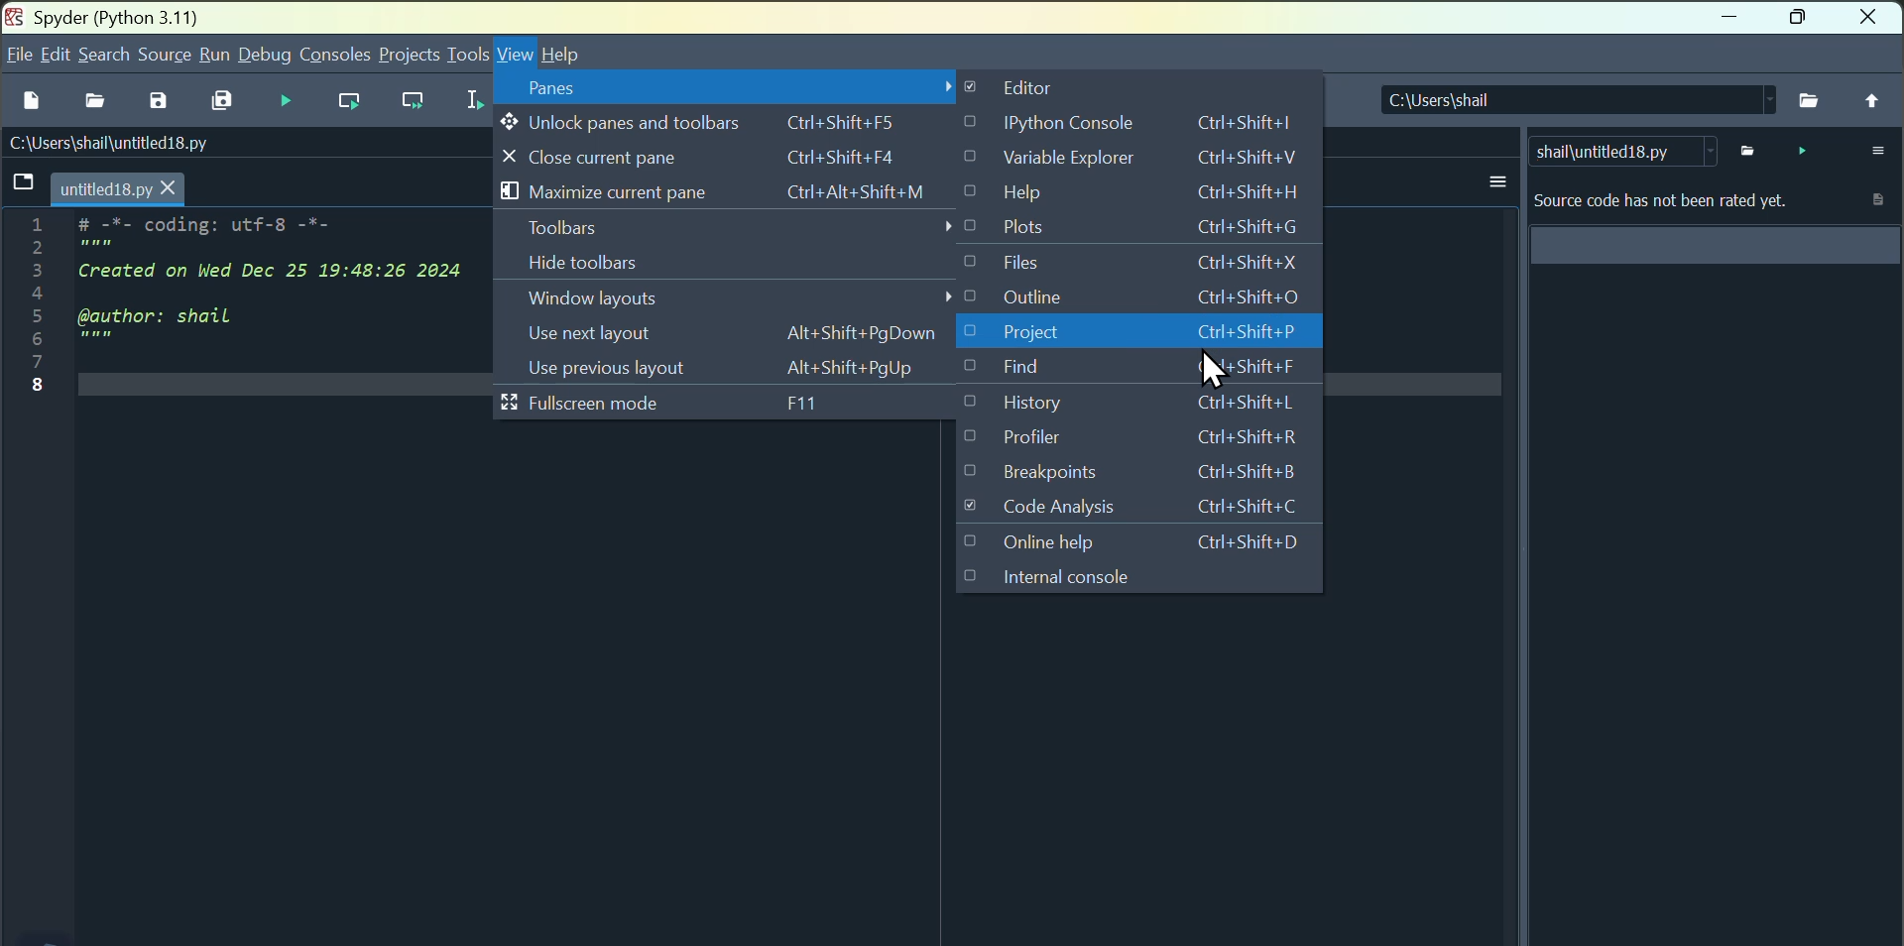 The height and width of the screenshot is (946, 1904). I want to click on find, so click(1130, 369).